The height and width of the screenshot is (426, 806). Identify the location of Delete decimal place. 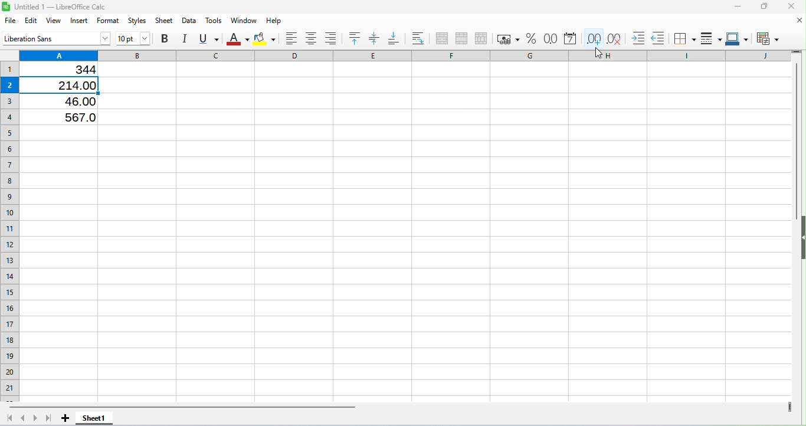
(614, 37).